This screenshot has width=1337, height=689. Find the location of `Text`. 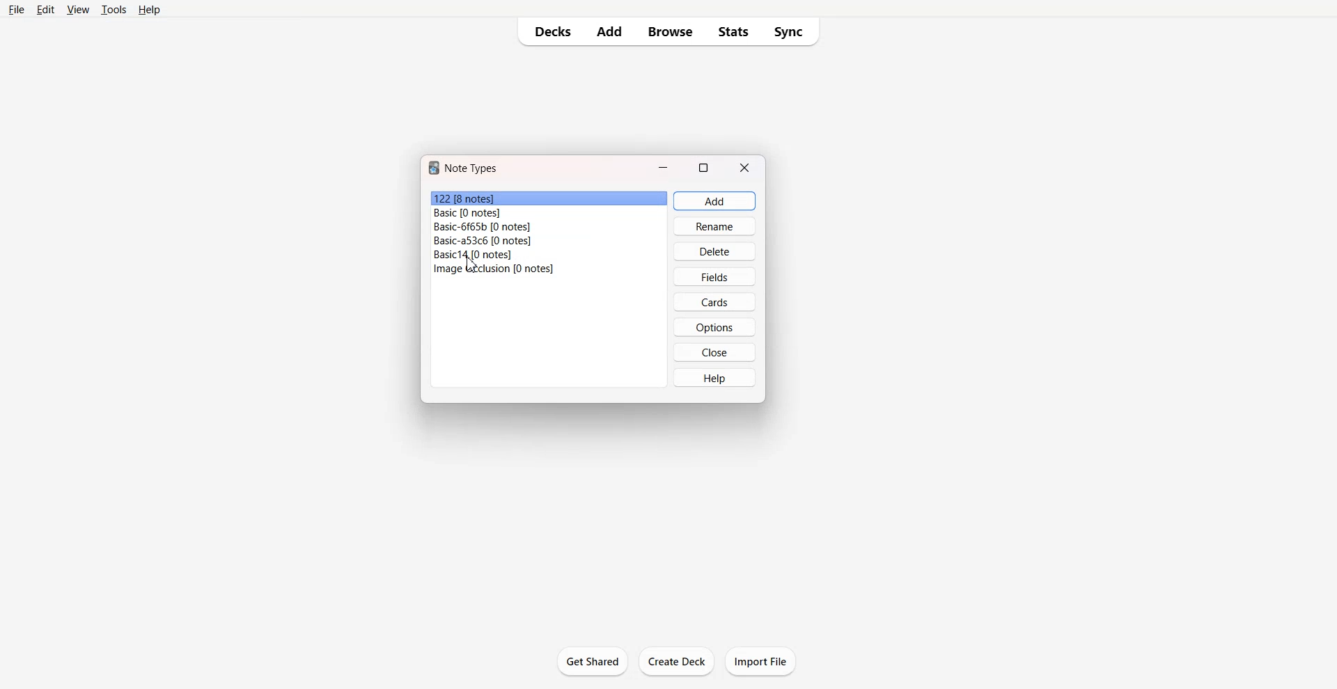

Text is located at coordinates (473, 168).